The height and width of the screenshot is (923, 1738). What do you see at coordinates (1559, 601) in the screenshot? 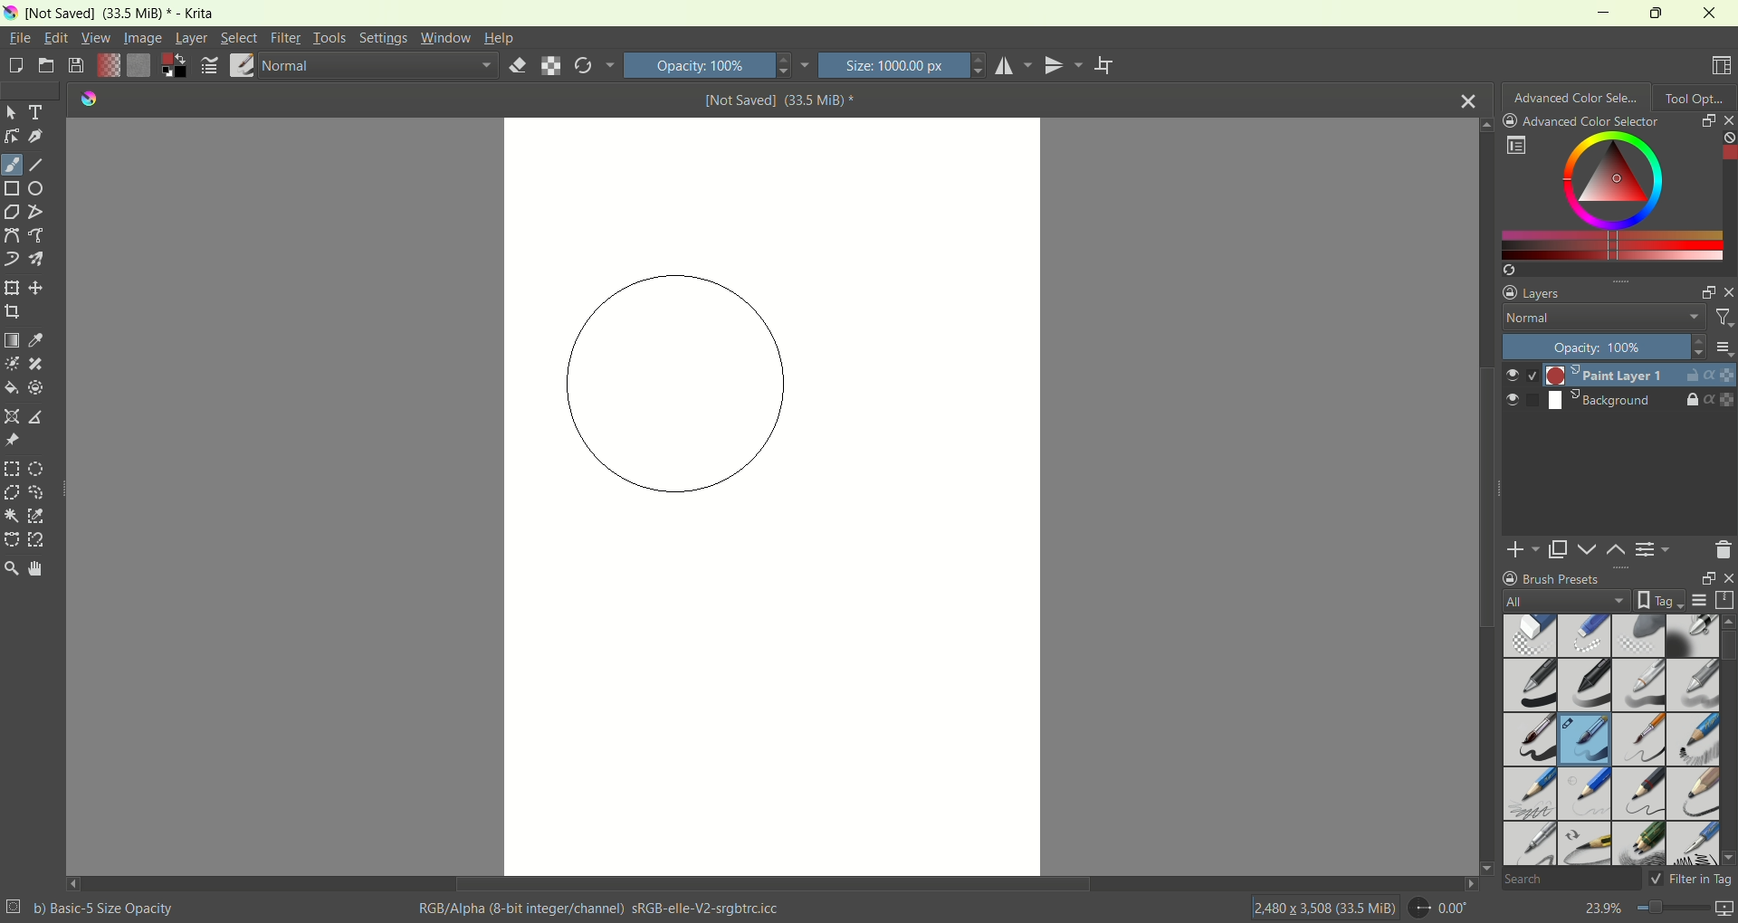
I see `all` at bounding box center [1559, 601].